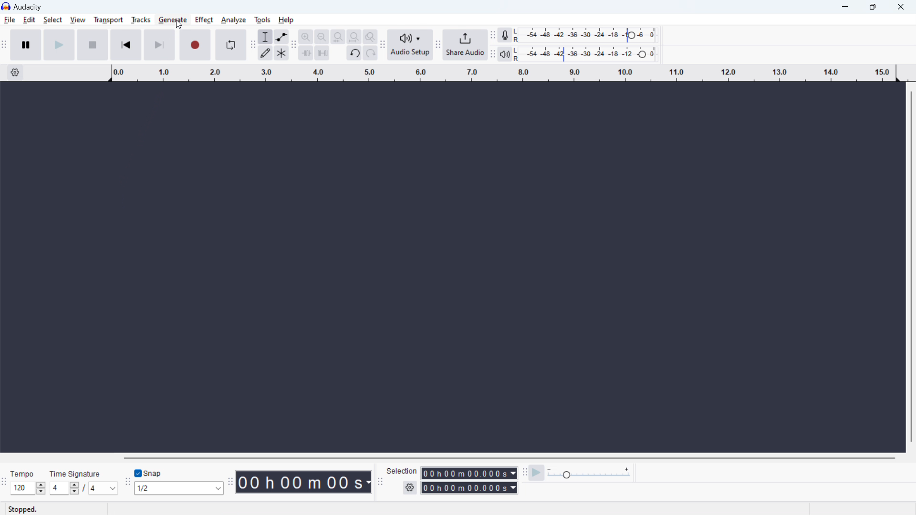 This screenshot has width=916, height=515. Describe the element at coordinates (410, 45) in the screenshot. I see `audio setup ` at that location.